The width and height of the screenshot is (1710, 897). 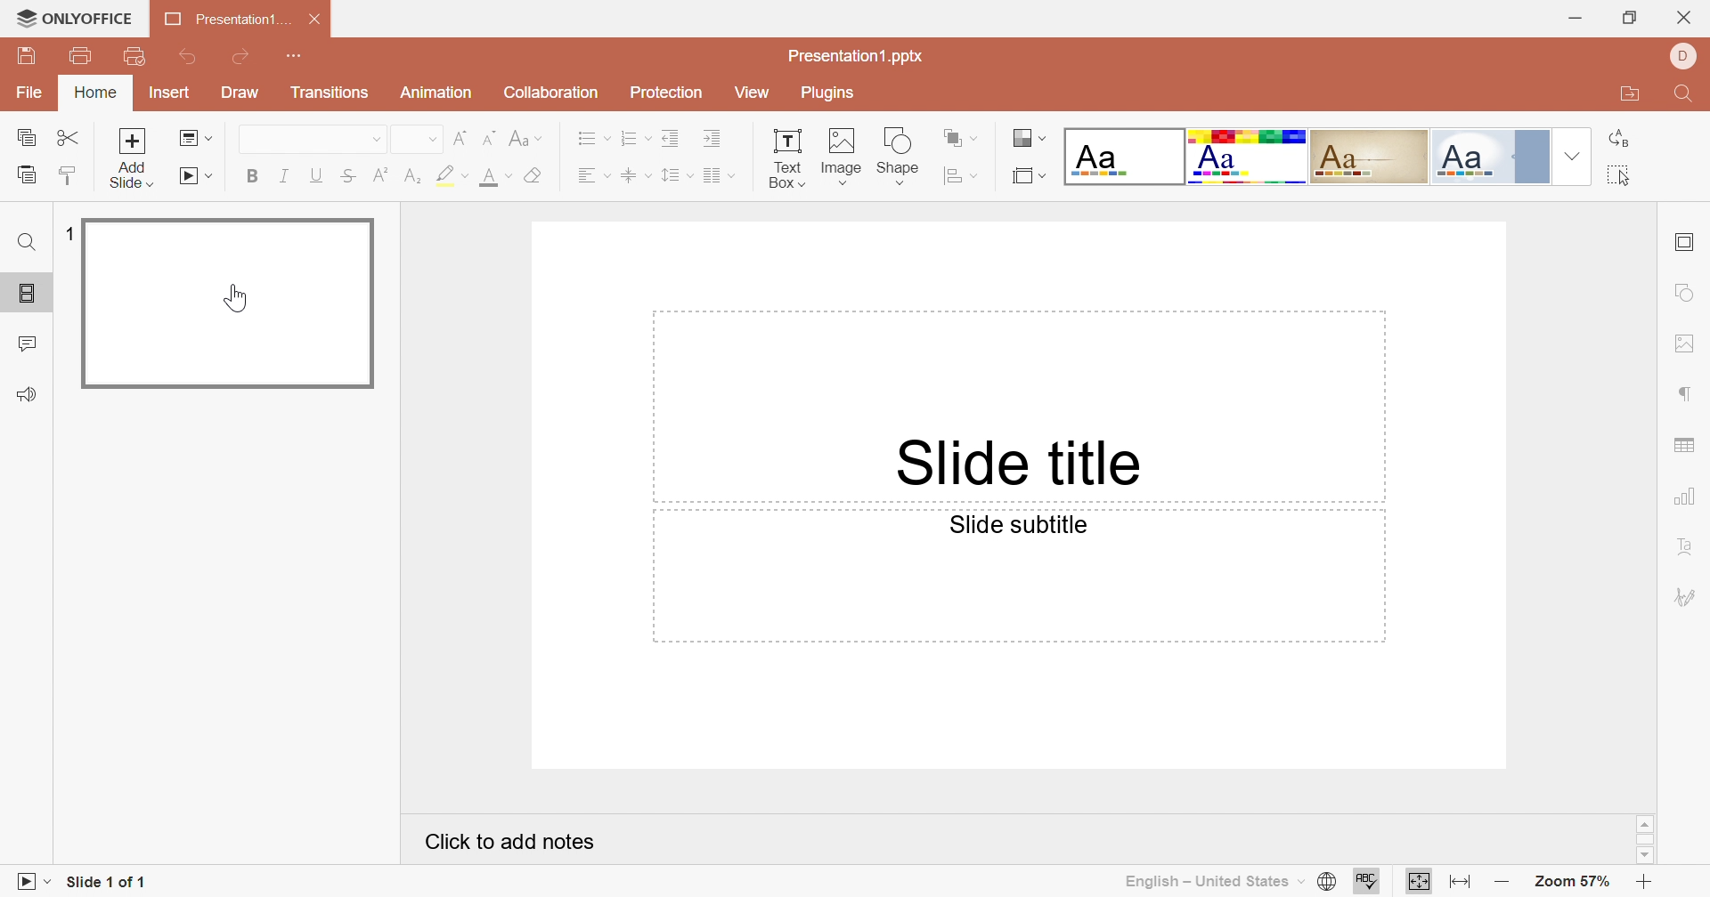 What do you see at coordinates (1502, 878) in the screenshot?
I see `Zoom out` at bounding box center [1502, 878].